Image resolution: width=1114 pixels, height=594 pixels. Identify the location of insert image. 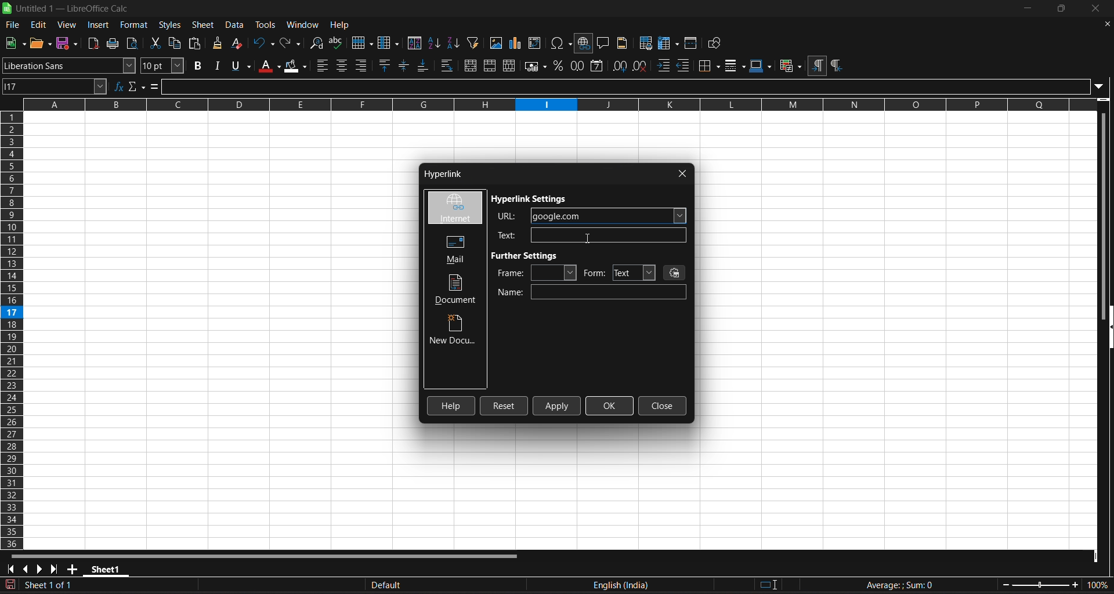
(497, 43).